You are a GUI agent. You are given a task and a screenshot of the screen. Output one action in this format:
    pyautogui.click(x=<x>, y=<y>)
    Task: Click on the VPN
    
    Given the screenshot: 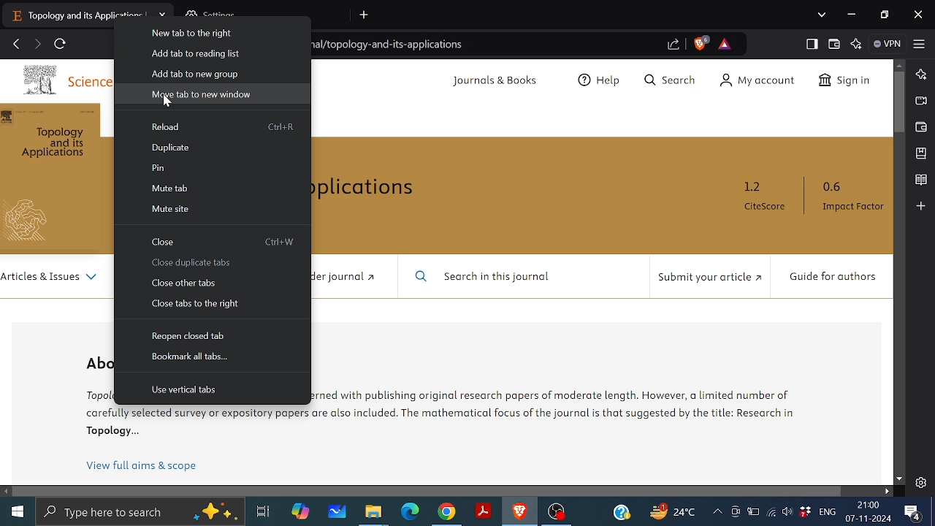 What is the action you would take?
    pyautogui.click(x=887, y=44)
    